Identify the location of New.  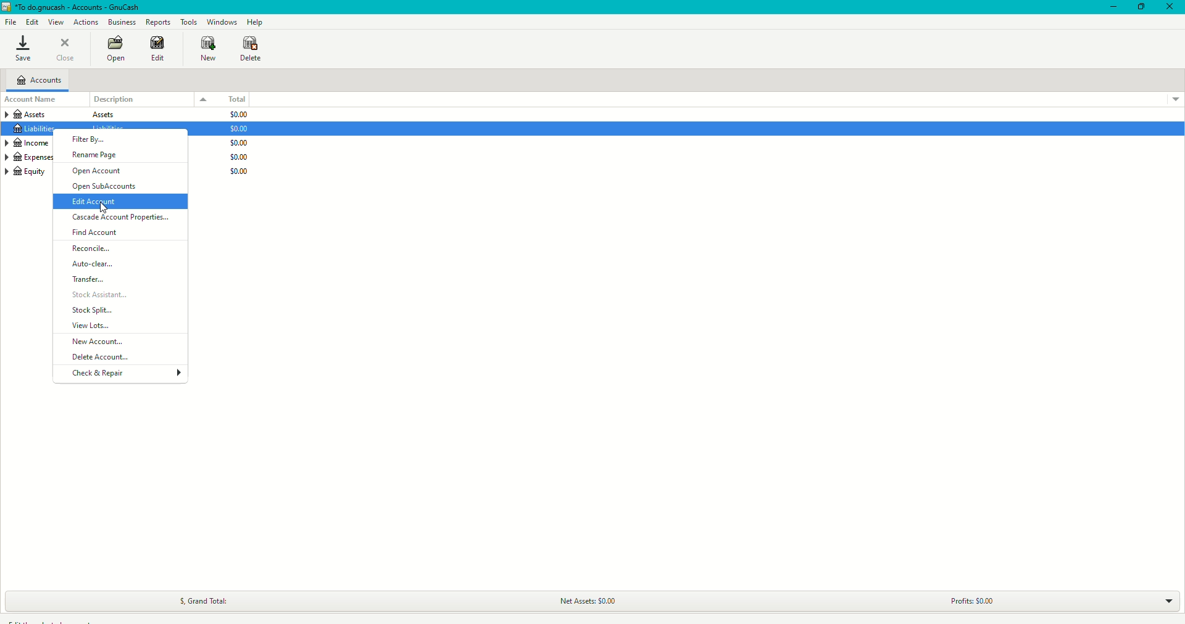
(206, 50).